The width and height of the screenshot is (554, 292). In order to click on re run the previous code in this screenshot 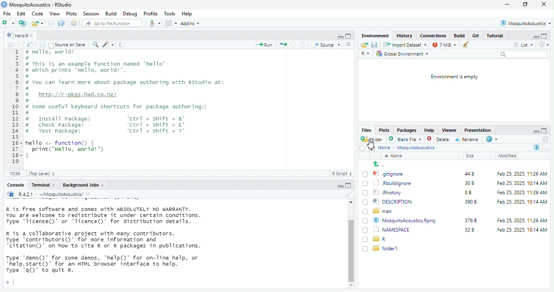, I will do `click(282, 45)`.